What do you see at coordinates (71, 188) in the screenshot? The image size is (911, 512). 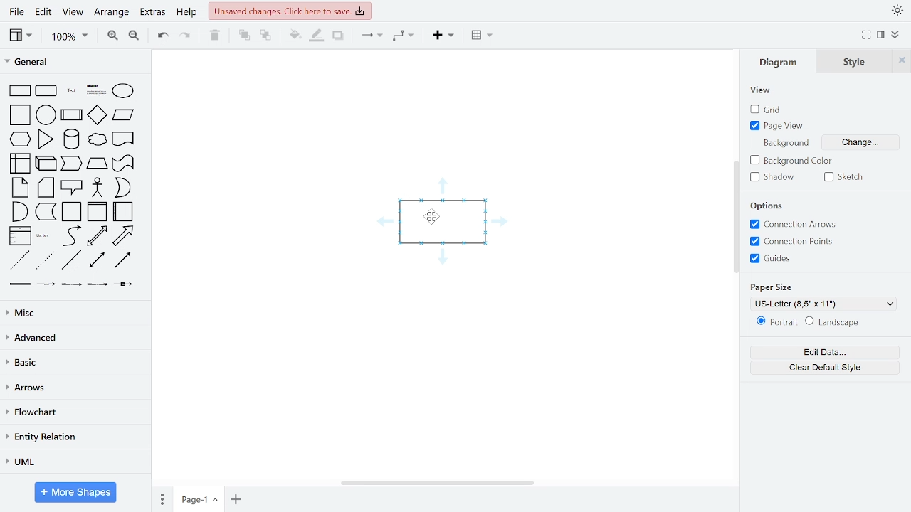 I see `callout` at bounding box center [71, 188].